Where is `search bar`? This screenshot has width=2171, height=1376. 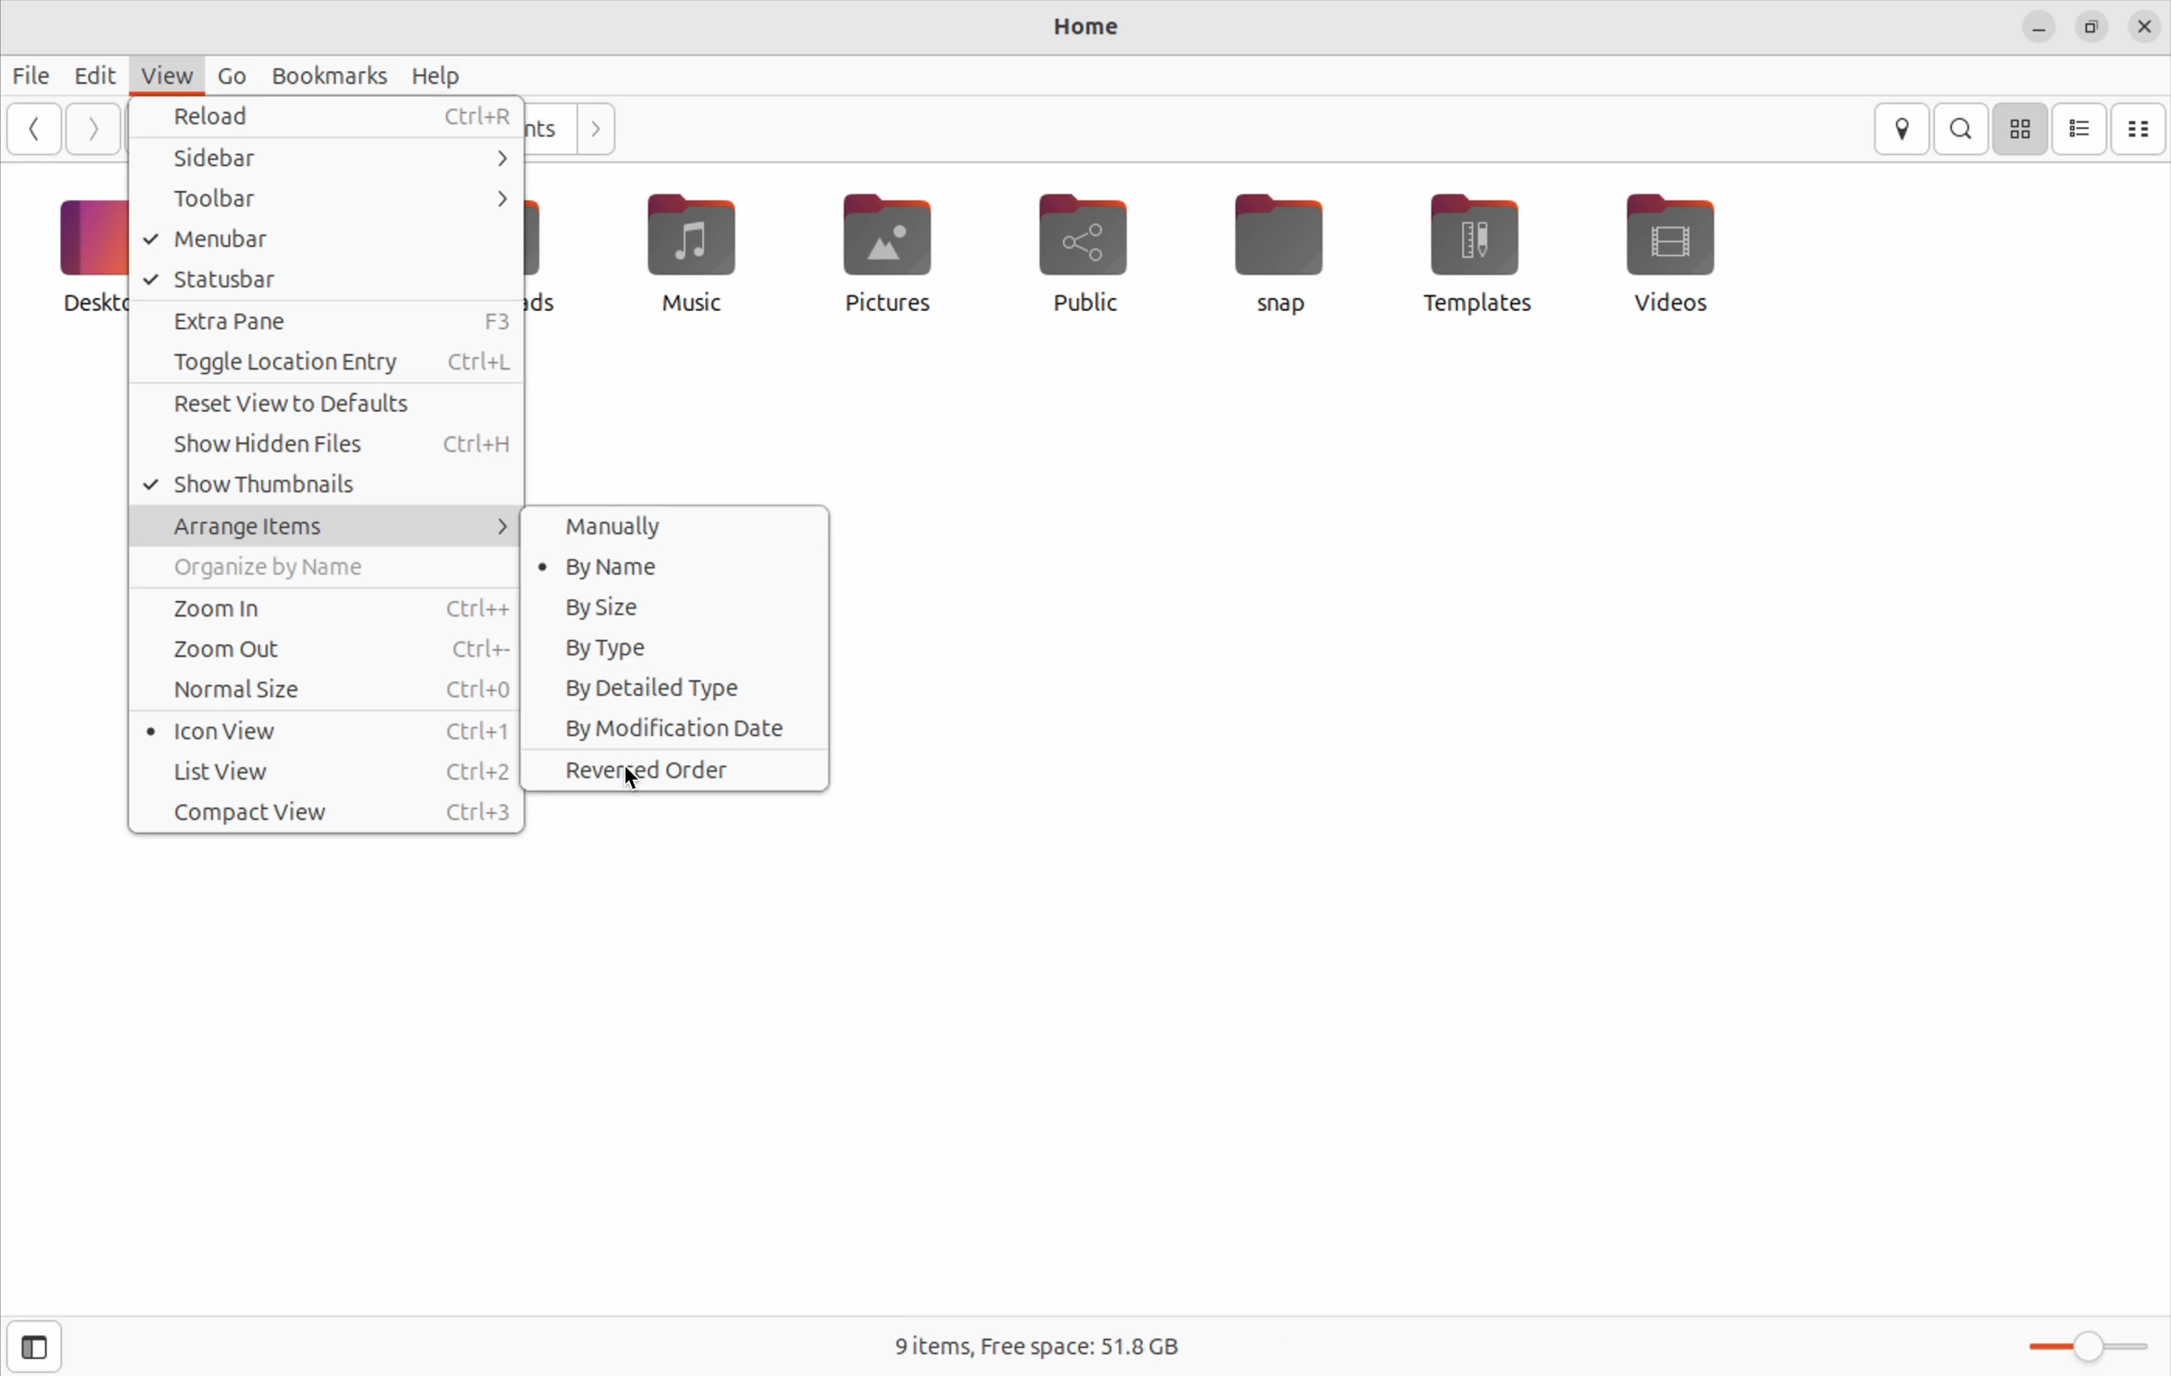 search bar is located at coordinates (1963, 127).